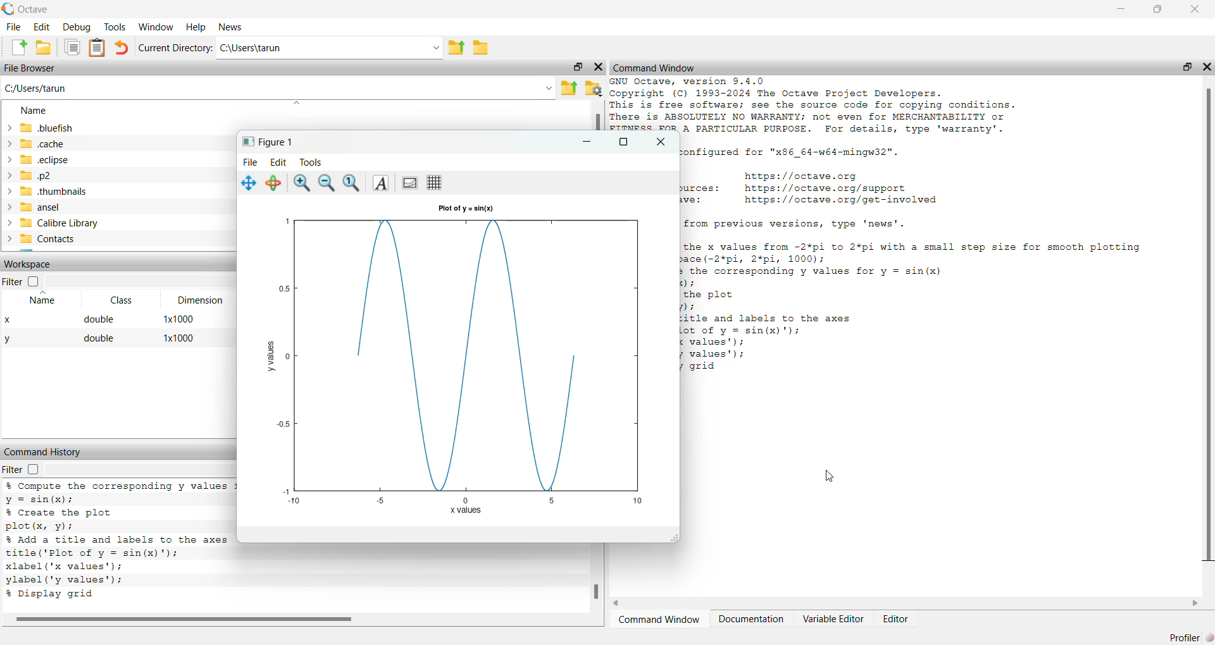  What do you see at coordinates (666, 68) in the screenshot?
I see `Command Window` at bounding box center [666, 68].